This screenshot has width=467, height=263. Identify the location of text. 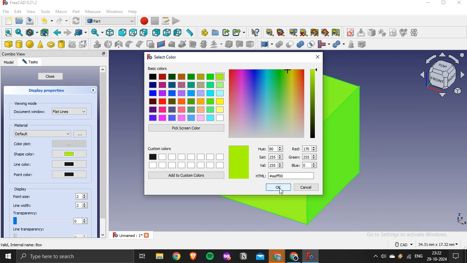
(427, 243).